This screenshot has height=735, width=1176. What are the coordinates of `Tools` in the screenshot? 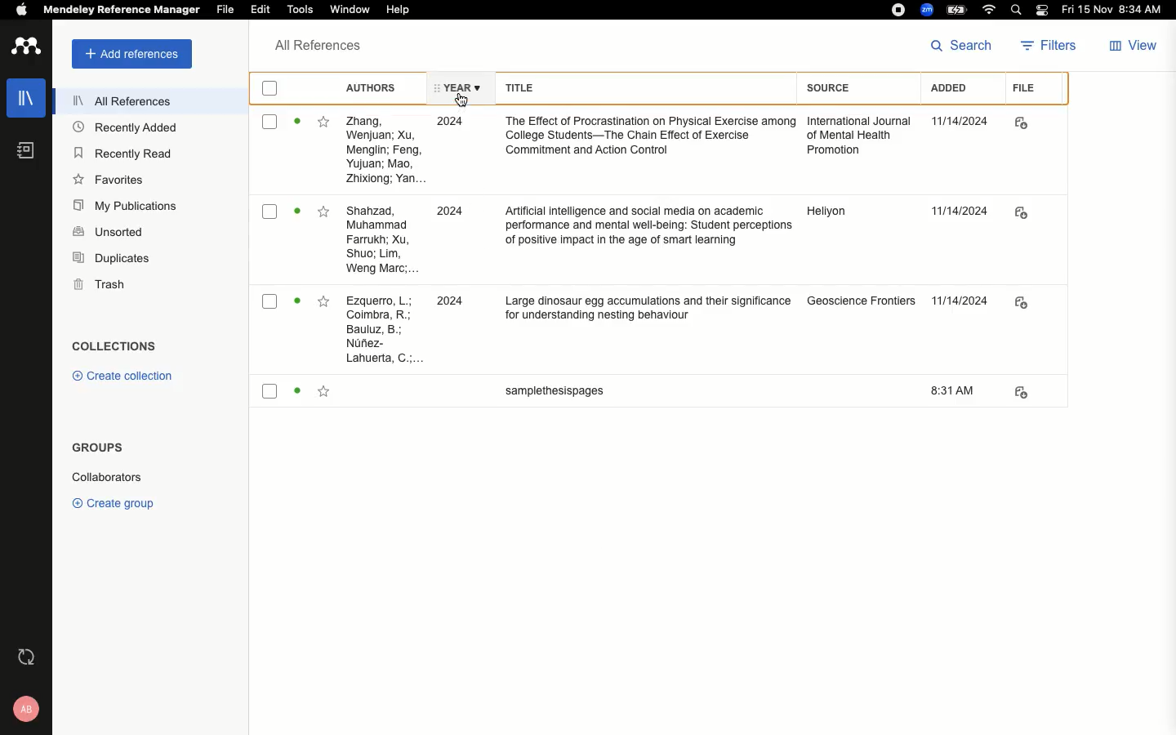 It's located at (301, 10).